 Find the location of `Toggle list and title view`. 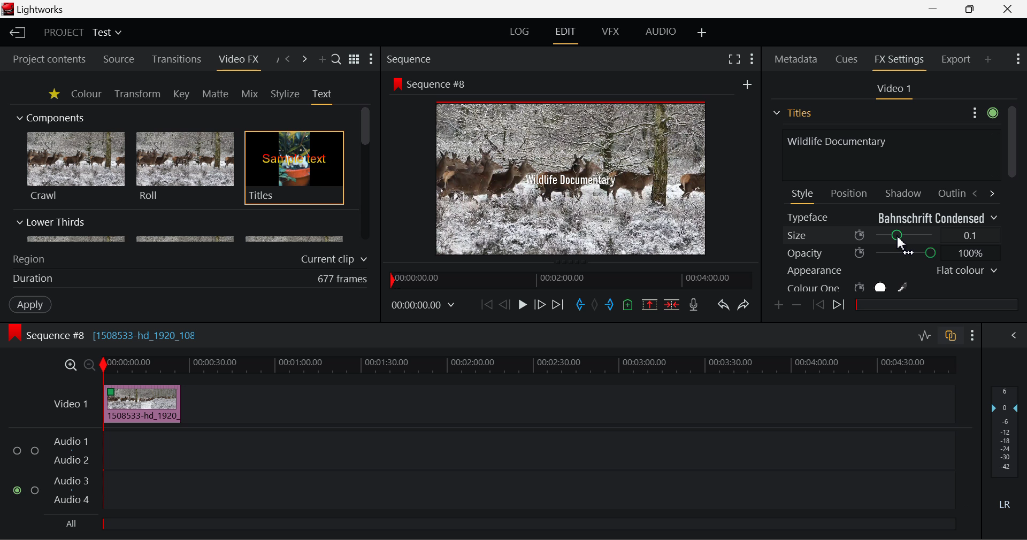

Toggle list and title view is located at coordinates (355, 59).